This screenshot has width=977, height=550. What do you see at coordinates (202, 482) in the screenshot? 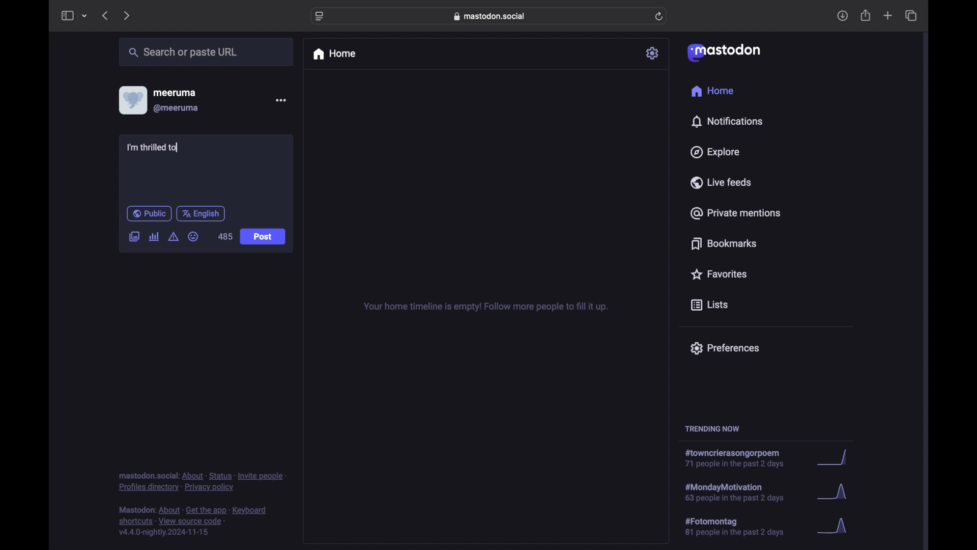
I see `footnote` at bounding box center [202, 482].